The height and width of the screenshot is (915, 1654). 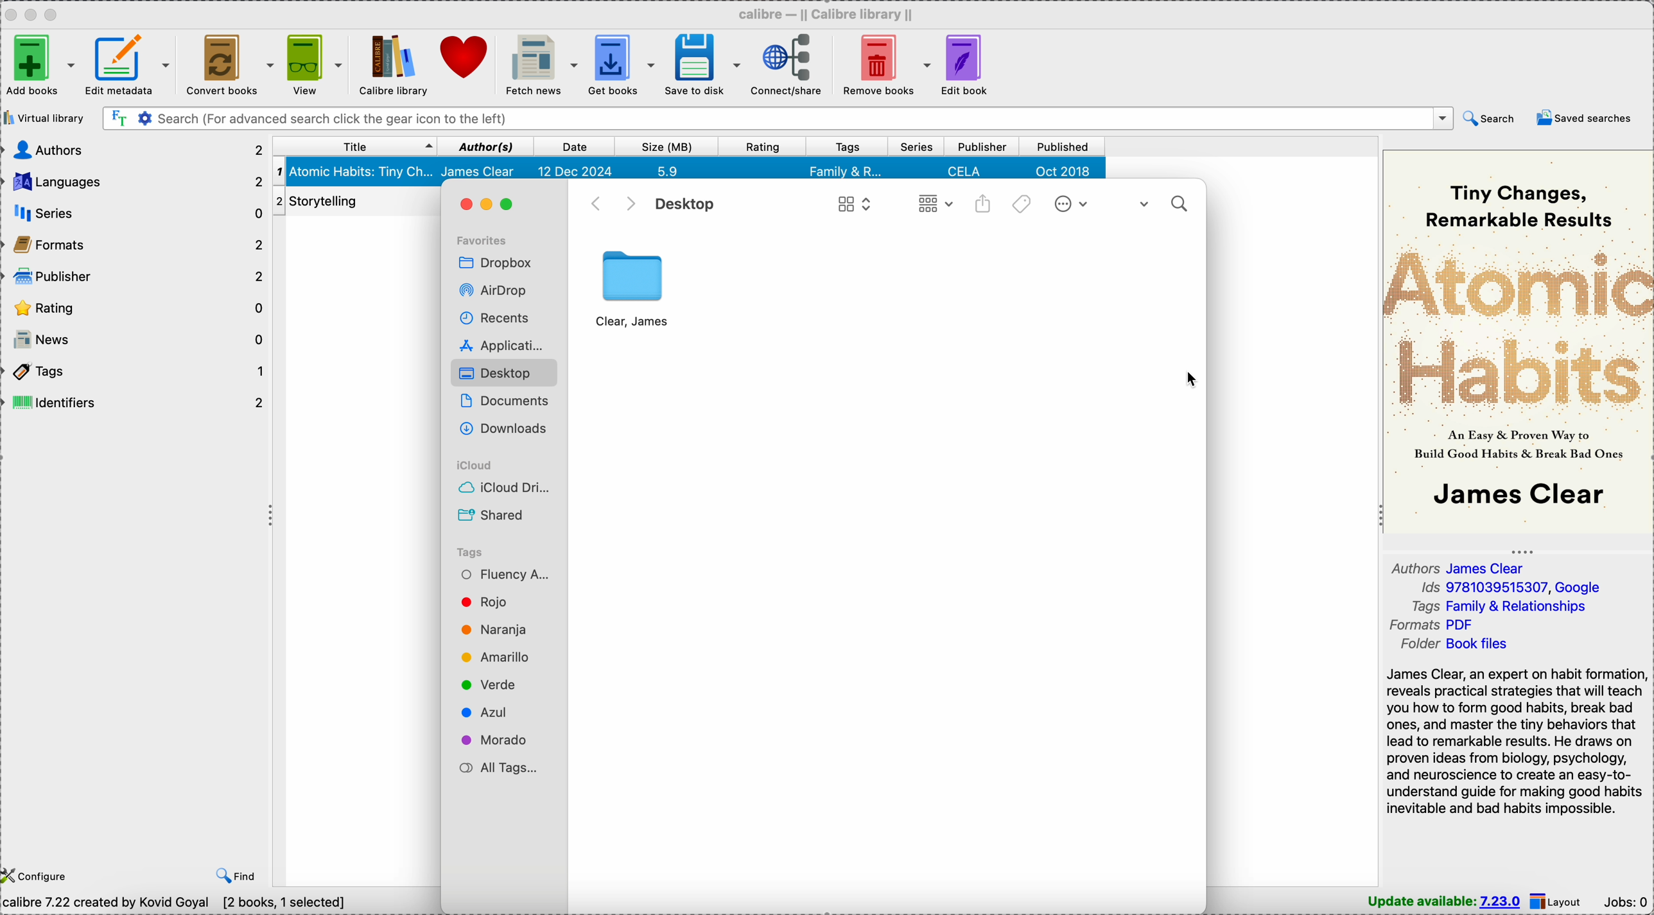 What do you see at coordinates (492, 515) in the screenshot?
I see `Shared` at bounding box center [492, 515].